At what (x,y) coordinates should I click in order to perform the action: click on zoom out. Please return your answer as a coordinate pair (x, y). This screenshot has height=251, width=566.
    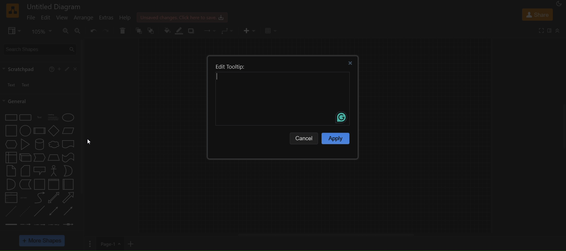
    Looking at the image, I should click on (78, 31).